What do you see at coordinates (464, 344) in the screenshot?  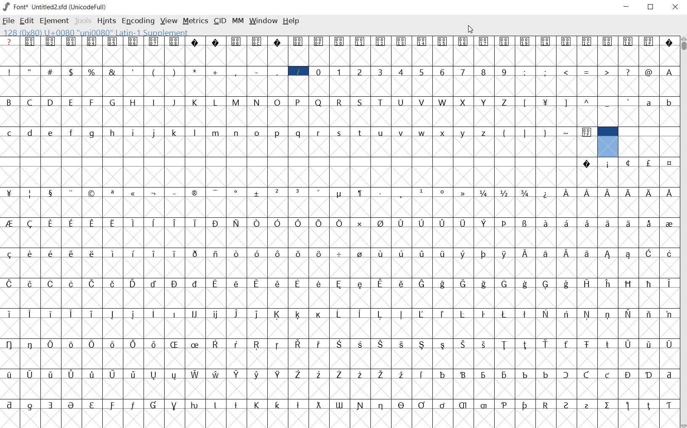 I see `Symbol` at bounding box center [464, 344].